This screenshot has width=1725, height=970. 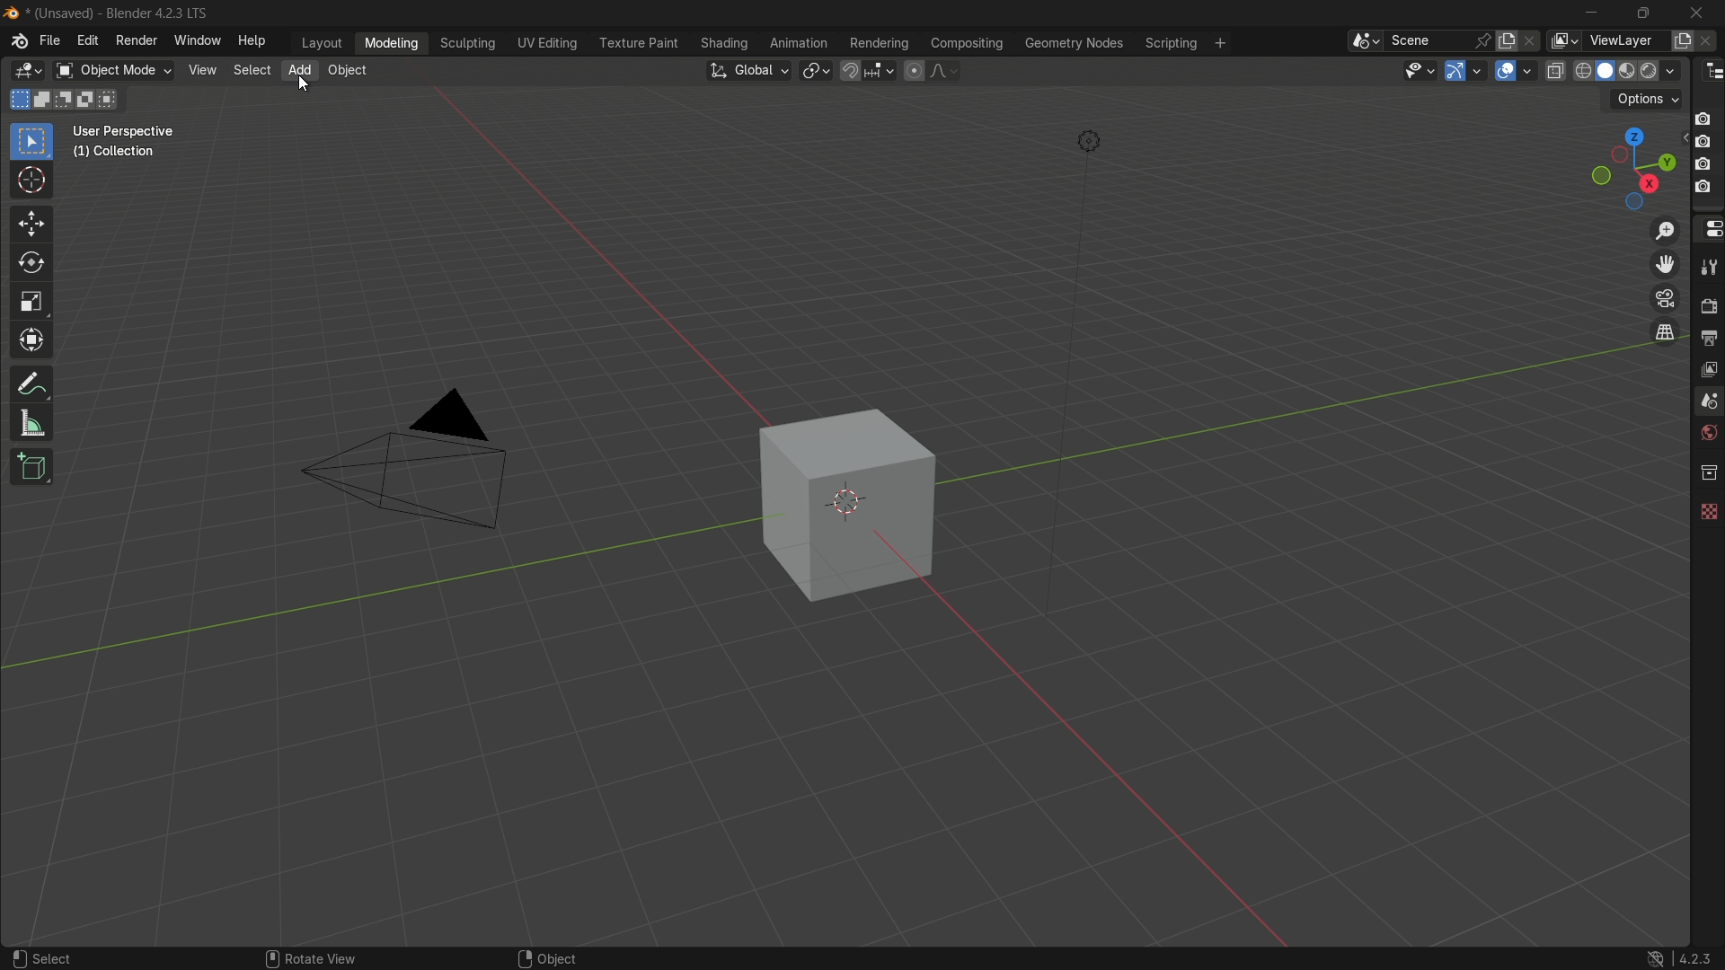 What do you see at coordinates (1484, 41) in the screenshot?
I see `pin scene to workplace` at bounding box center [1484, 41].